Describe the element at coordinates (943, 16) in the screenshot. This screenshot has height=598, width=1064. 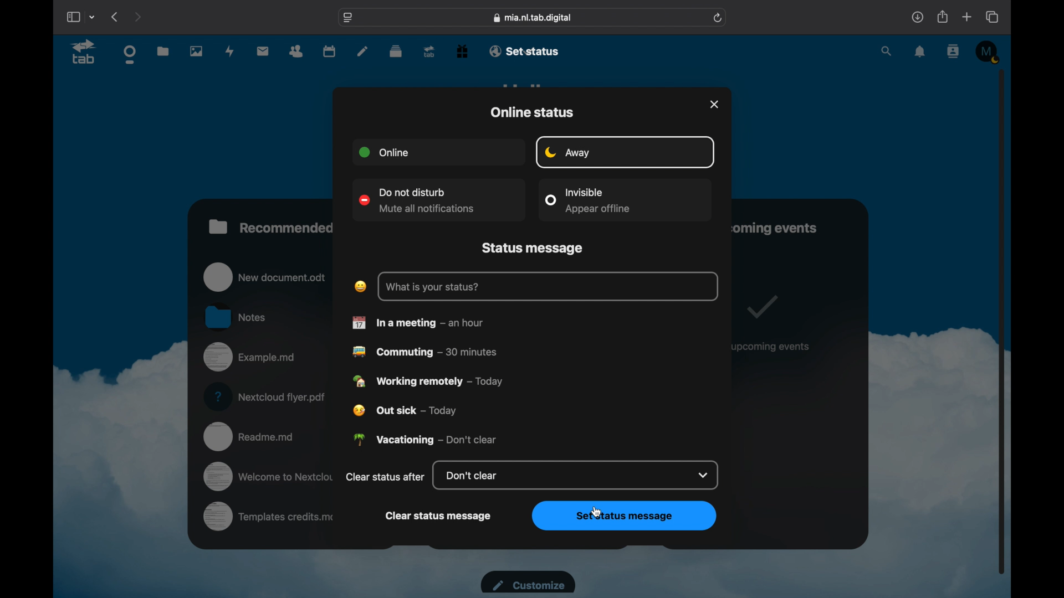
I see `share` at that location.